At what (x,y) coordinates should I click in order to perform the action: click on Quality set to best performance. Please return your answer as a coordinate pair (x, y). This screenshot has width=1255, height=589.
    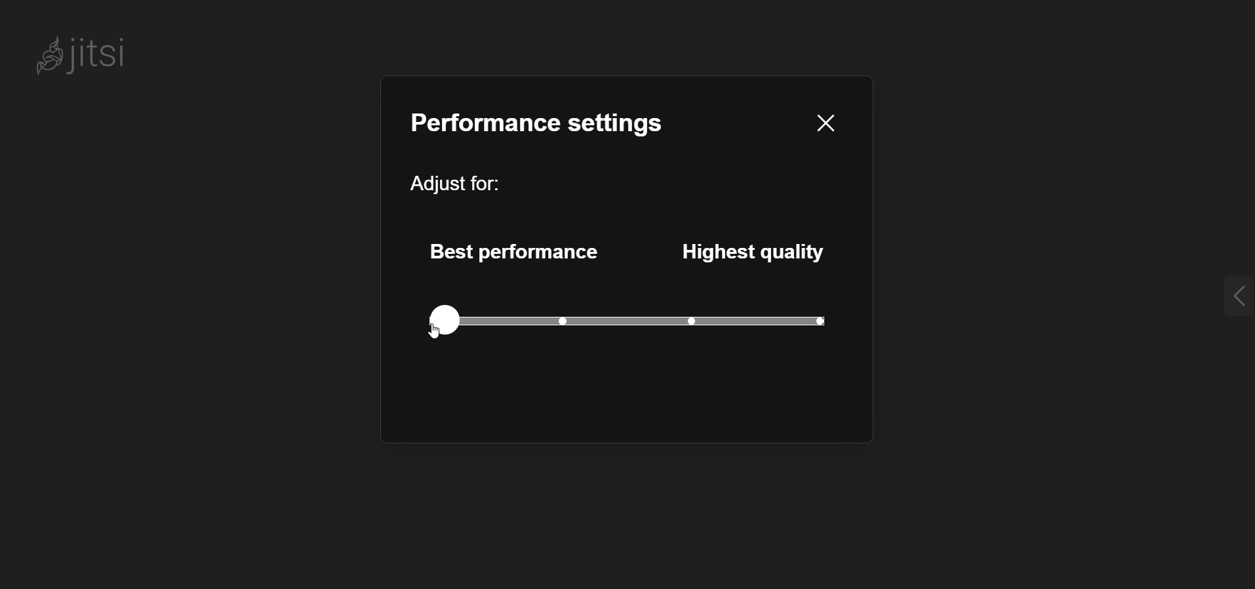
    Looking at the image, I should click on (445, 319).